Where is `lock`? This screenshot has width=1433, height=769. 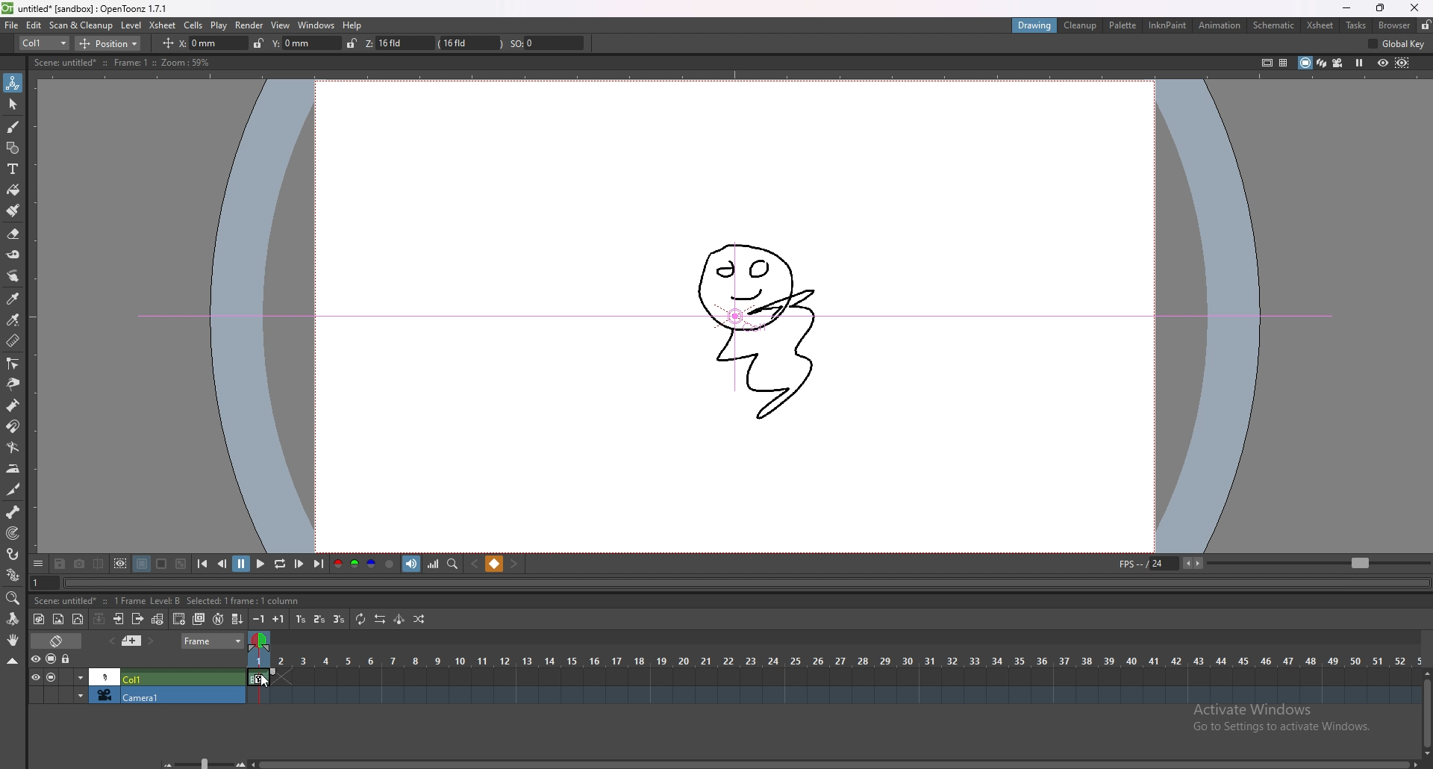
lock is located at coordinates (67, 659).